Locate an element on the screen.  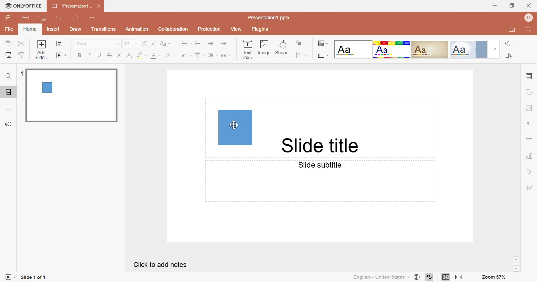
Font is located at coordinates (98, 43).